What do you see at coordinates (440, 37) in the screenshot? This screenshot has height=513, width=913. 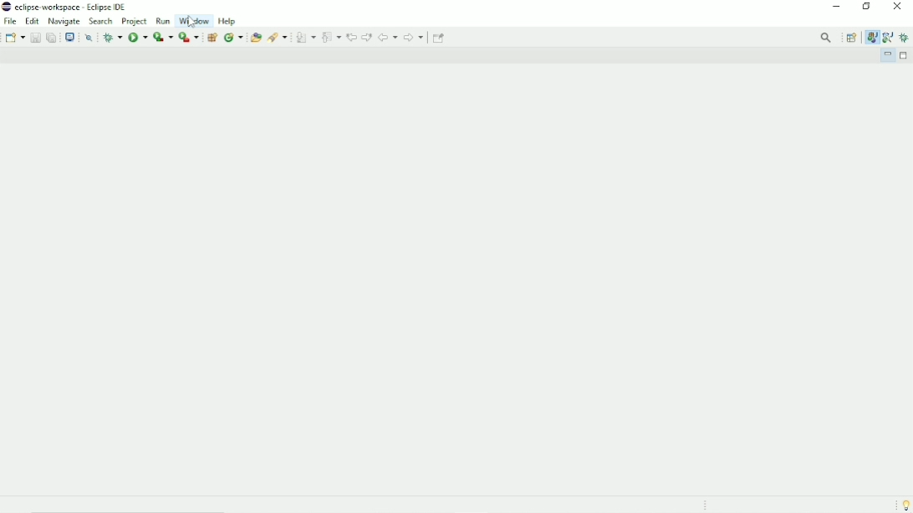 I see `Pin Editor` at bounding box center [440, 37].